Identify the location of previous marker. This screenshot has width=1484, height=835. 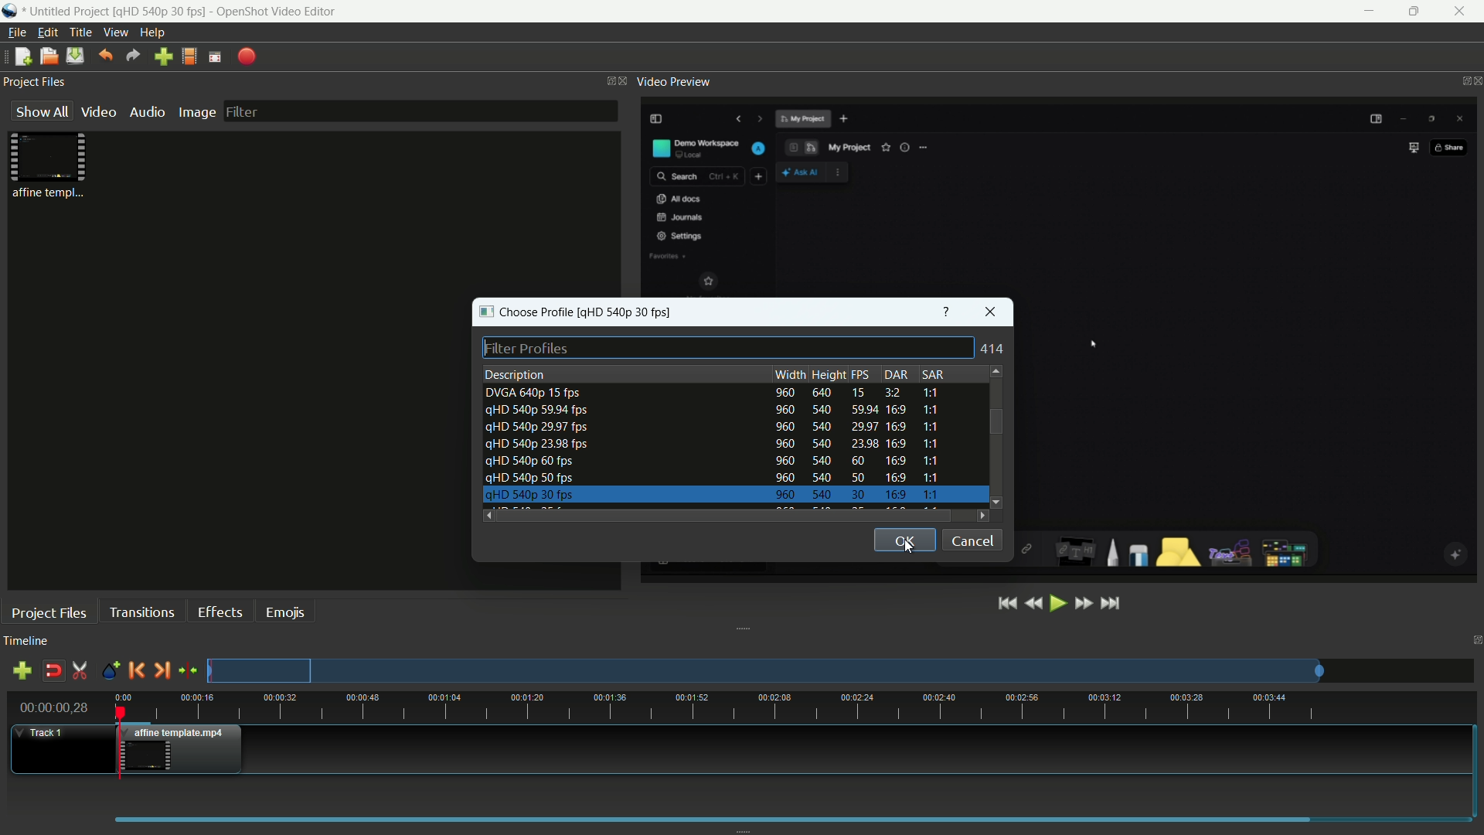
(136, 670).